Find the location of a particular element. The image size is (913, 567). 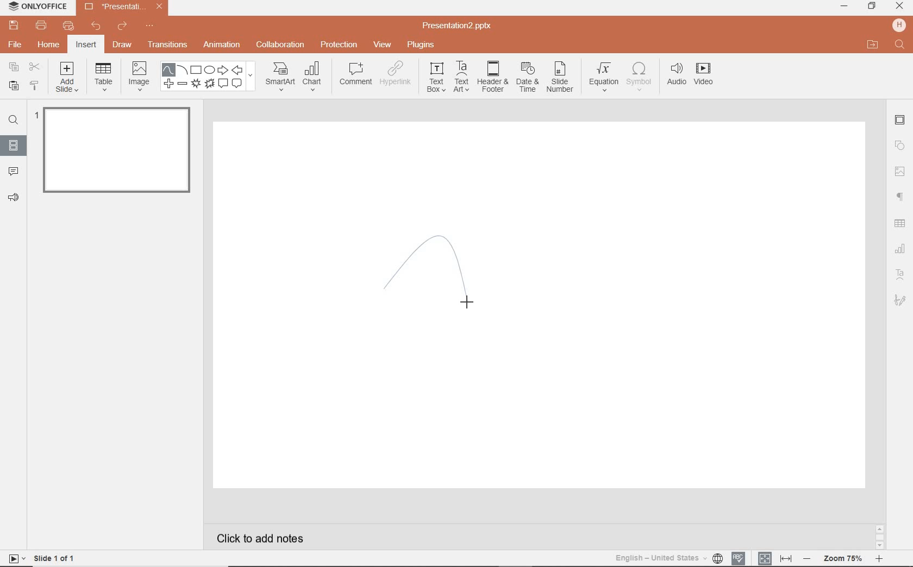

VIDEO is located at coordinates (709, 75).